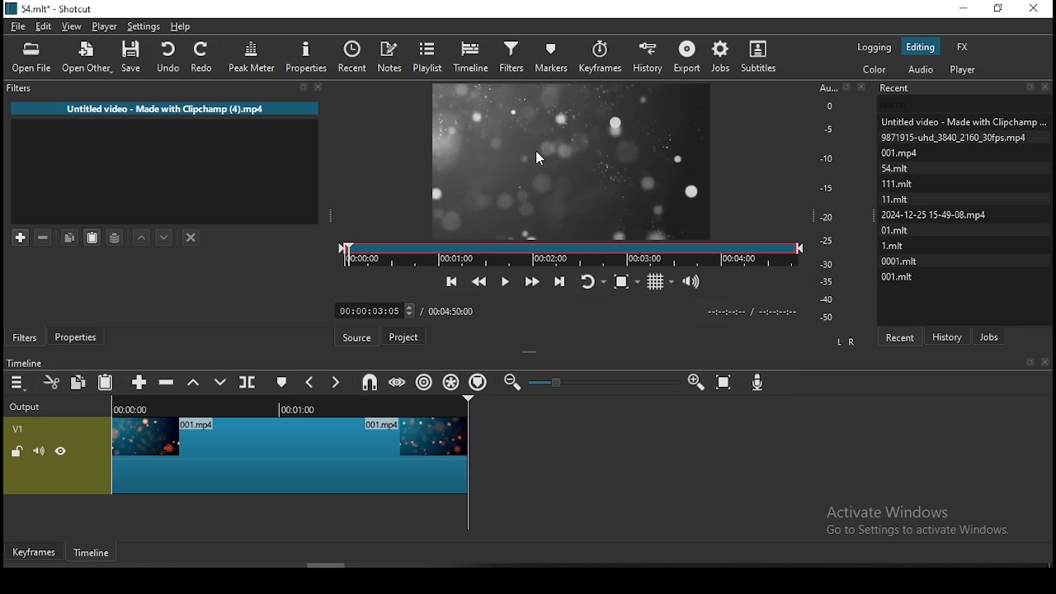 This screenshot has width=1056, height=594. What do you see at coordinates (471, 59) in the screenshot?
I see `timeline` at bounding box center [471, 59].